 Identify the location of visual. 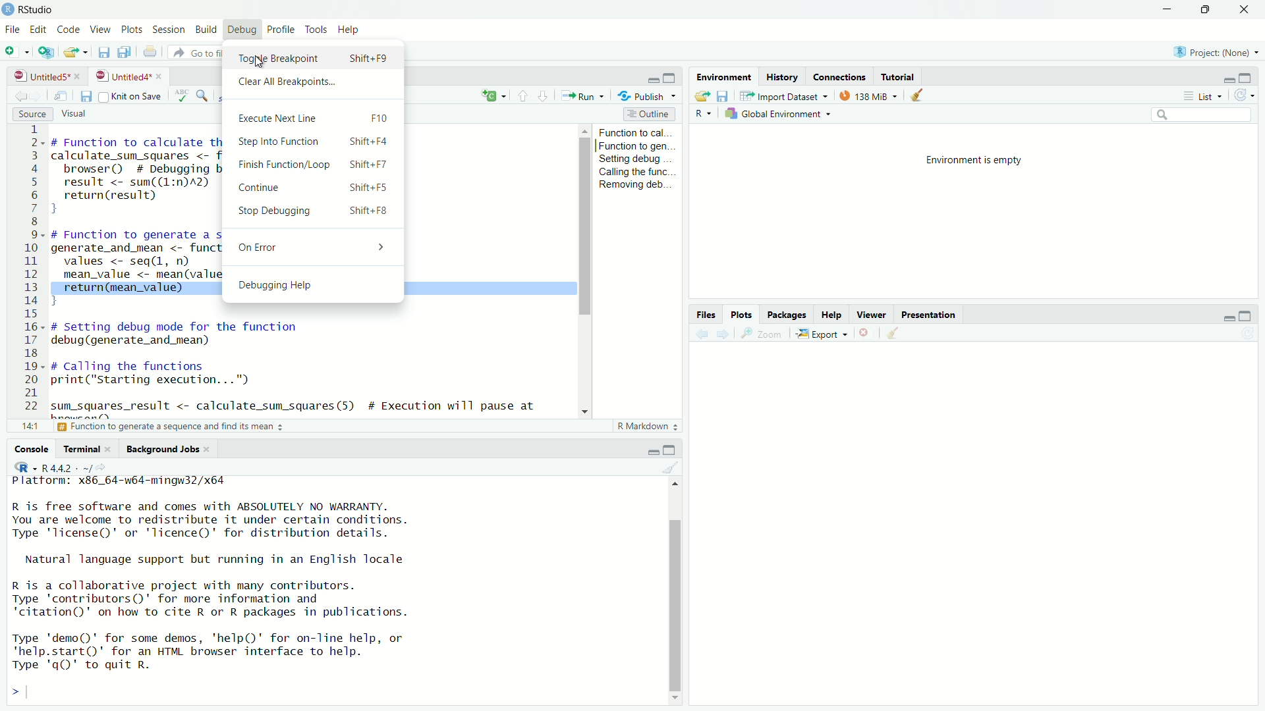
(76, 115).